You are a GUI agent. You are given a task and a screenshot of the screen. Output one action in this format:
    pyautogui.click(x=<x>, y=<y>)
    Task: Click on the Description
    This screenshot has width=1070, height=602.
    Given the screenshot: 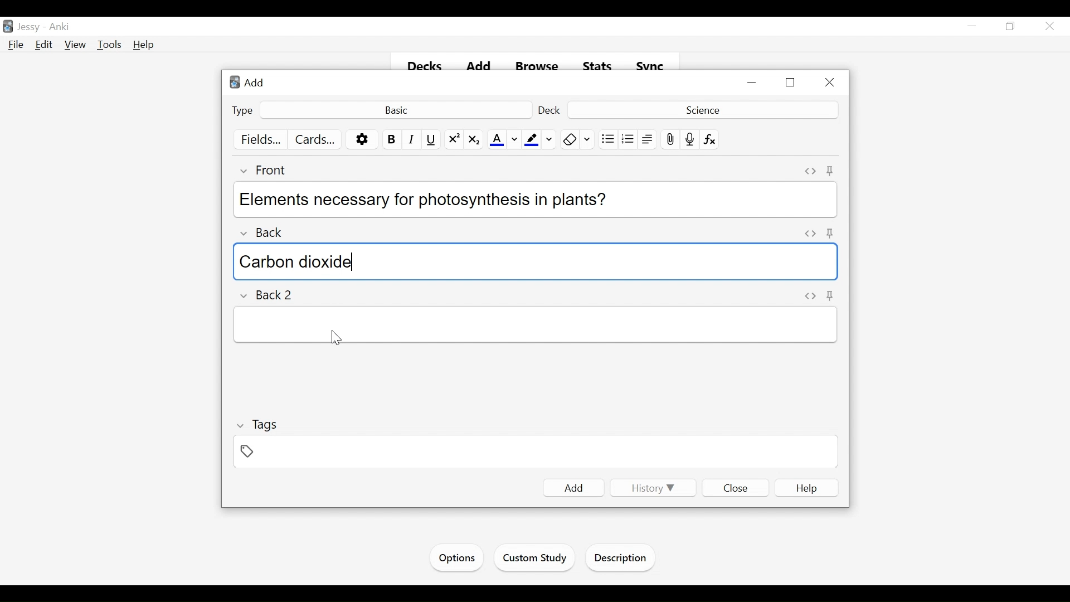 What is the action you would take?
    pyautogui.click(x=623, y=559)
    